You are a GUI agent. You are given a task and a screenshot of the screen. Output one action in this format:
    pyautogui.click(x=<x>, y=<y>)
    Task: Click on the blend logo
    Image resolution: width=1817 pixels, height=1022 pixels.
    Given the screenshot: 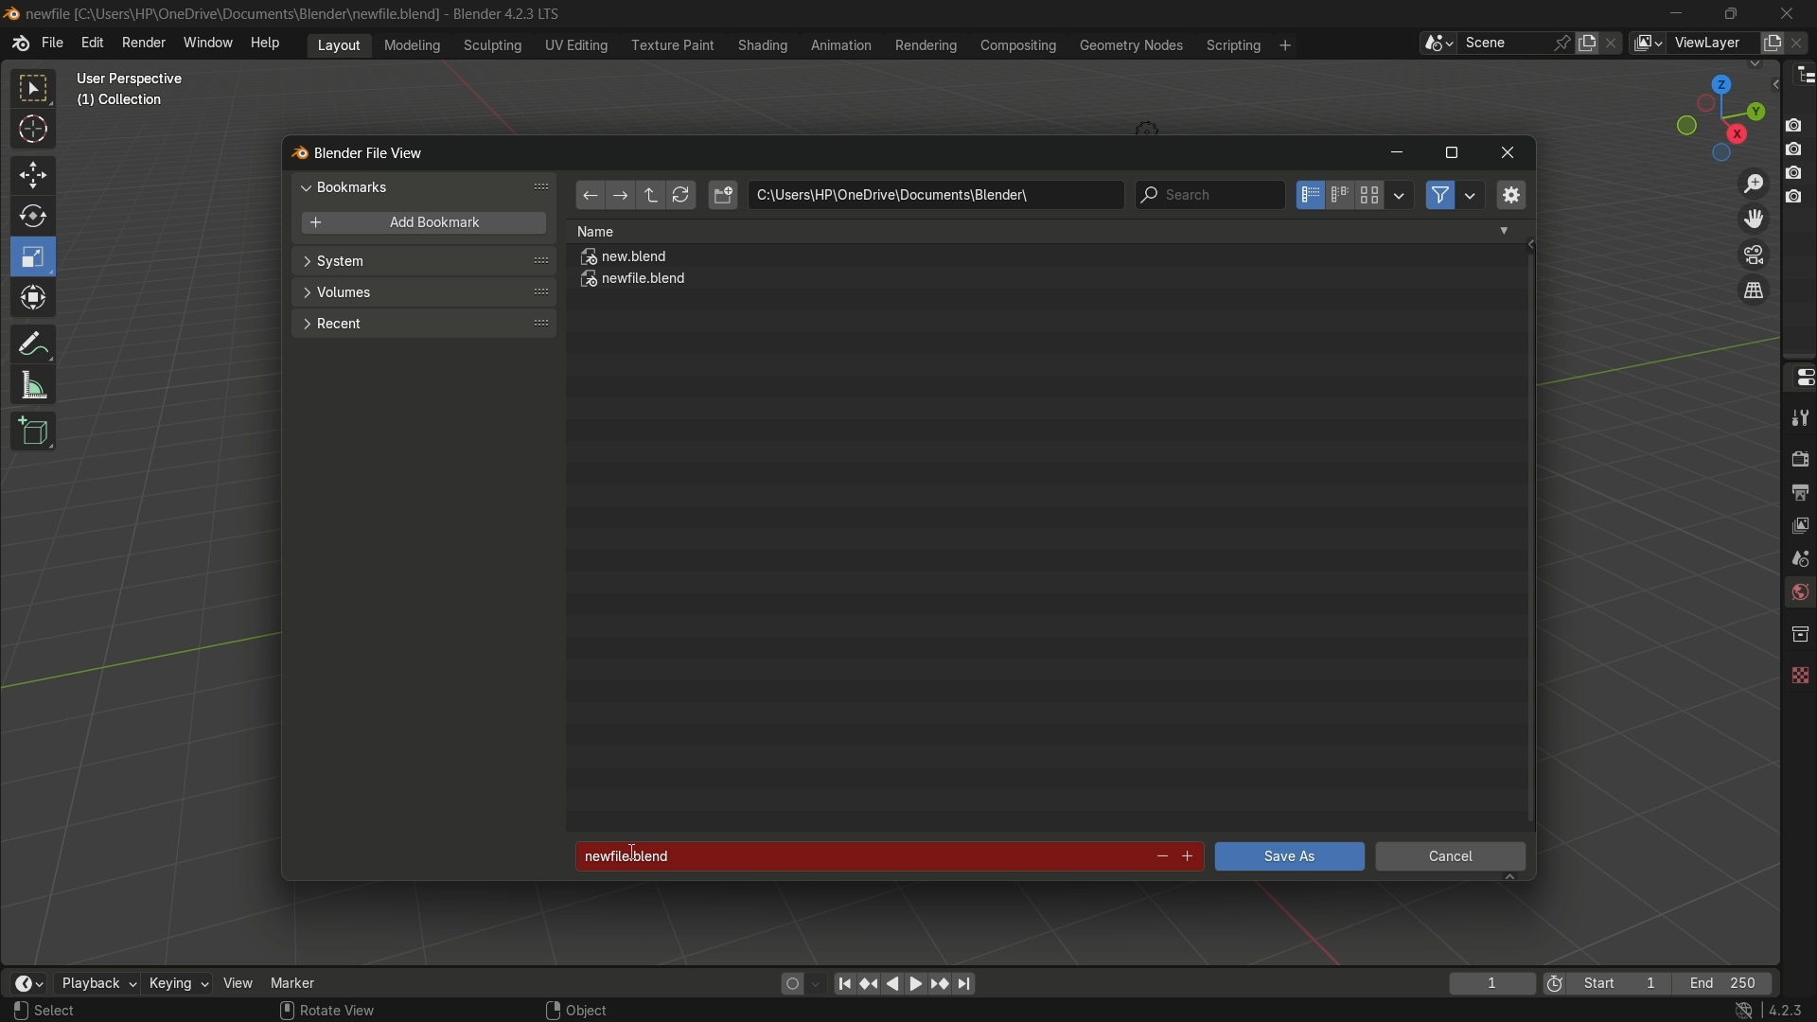 What is the action you would take?
    pyautogui.click(x=292, y=154)
    